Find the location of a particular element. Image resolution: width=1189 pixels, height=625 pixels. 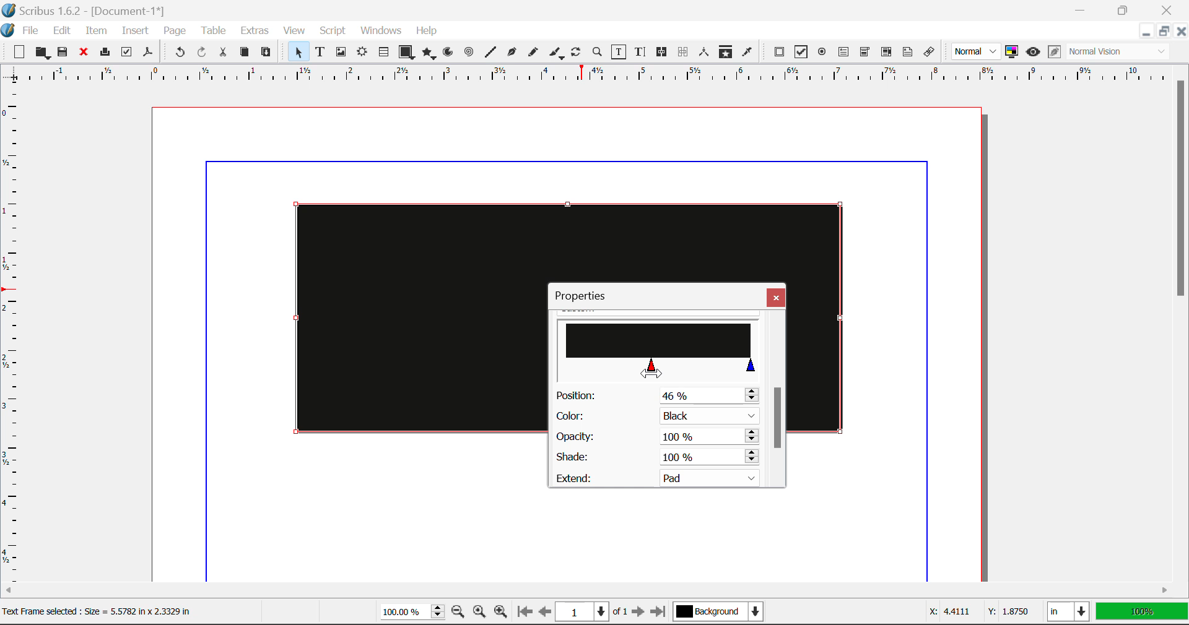

Discard is located at coordinates (83, 53).